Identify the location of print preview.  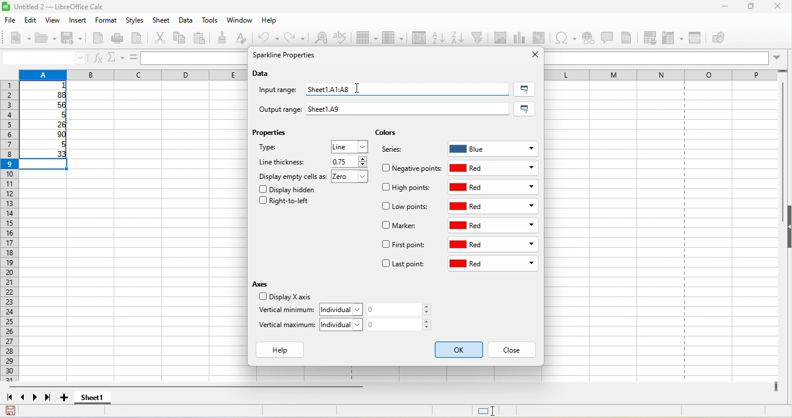
(141, 39).